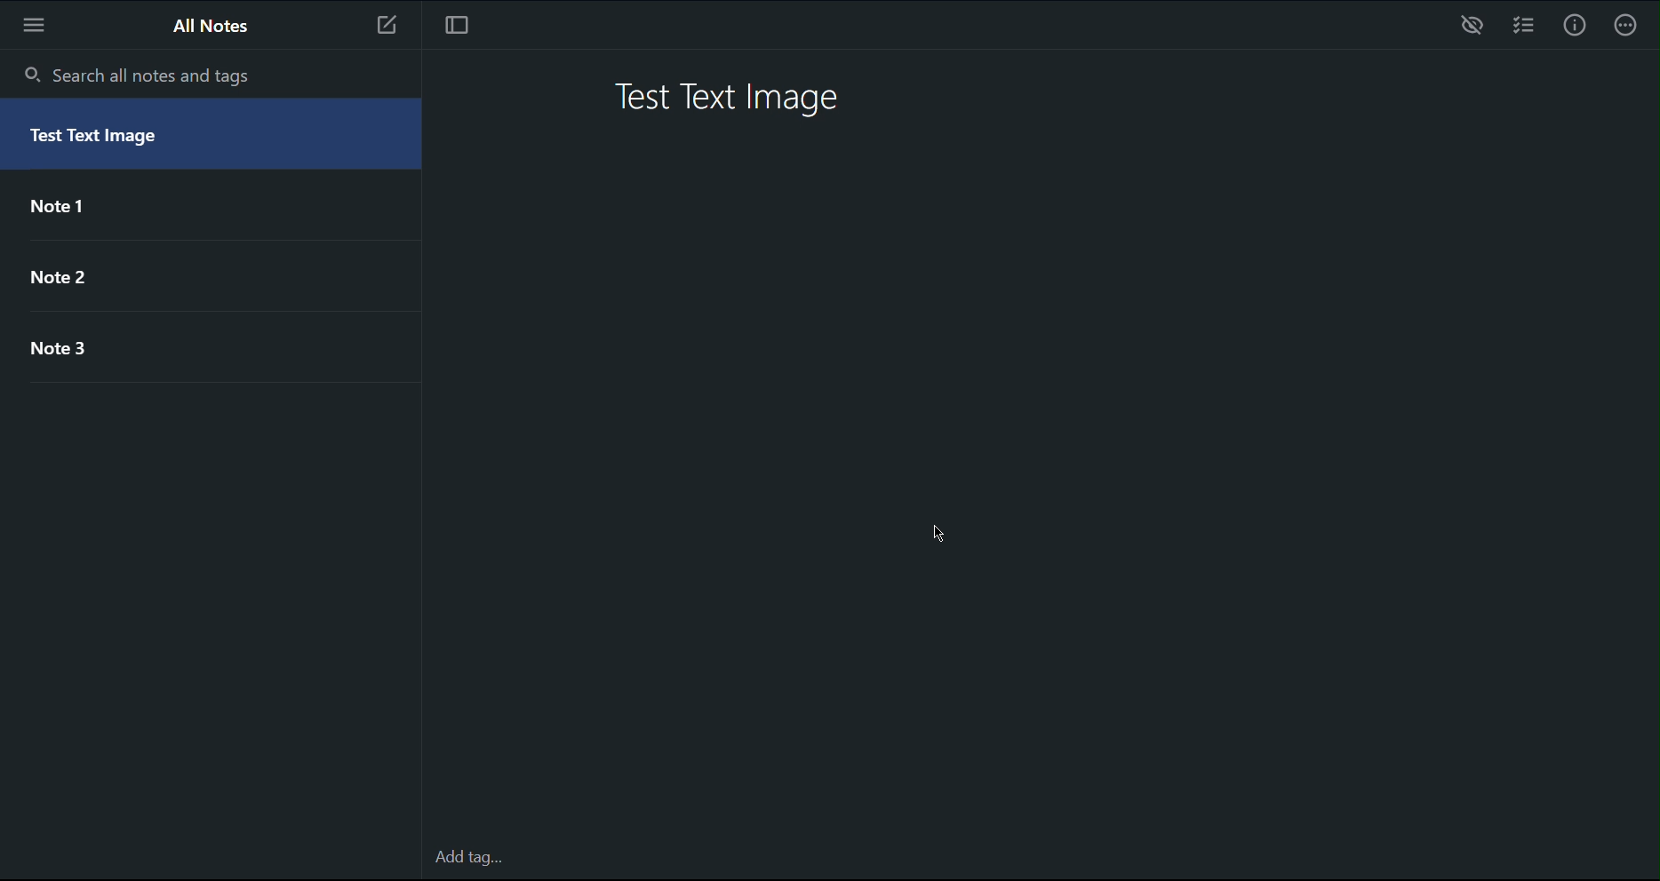 The image size is (1660, 881). Describe the element at coordinates (1629, 28) in the screenshot. I see `More` at that location.